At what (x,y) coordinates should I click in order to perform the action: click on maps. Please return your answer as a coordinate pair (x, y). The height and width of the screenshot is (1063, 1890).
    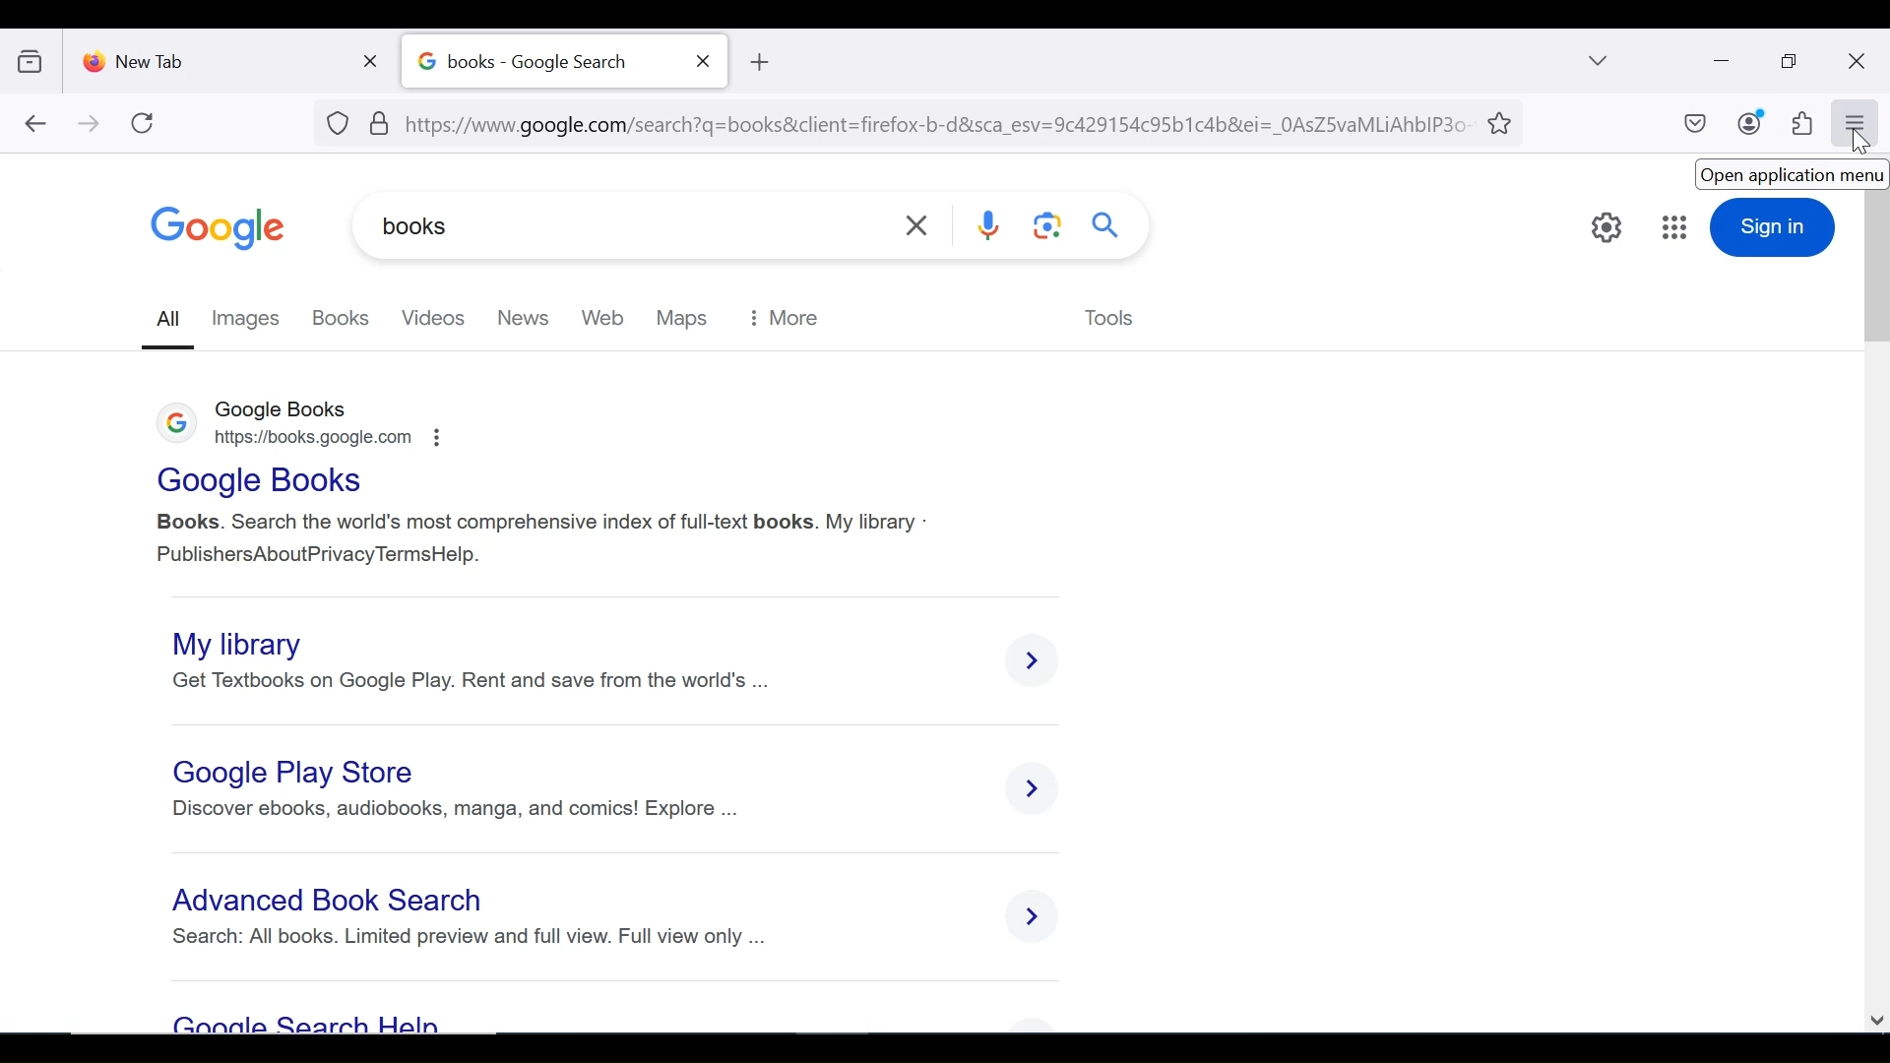
    Looking at the image, I should click on (684, 317).